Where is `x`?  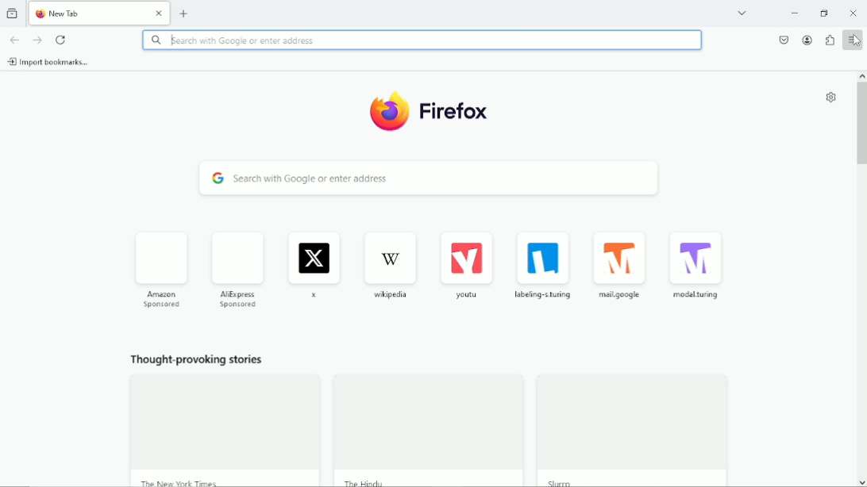
x is located at coordinates (313, 266).